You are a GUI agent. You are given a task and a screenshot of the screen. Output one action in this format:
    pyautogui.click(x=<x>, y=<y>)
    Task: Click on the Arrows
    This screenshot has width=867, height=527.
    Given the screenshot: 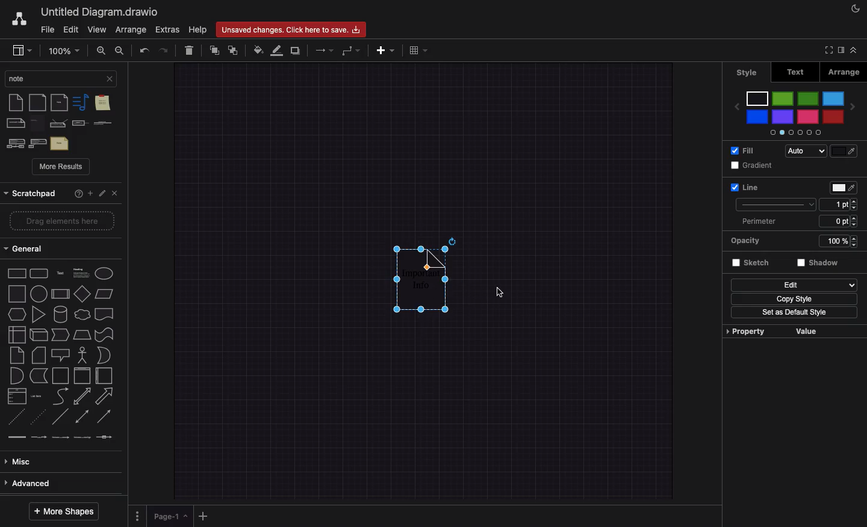 What is the action you would take?
    pyautogui.click(x=323, y=49)
    